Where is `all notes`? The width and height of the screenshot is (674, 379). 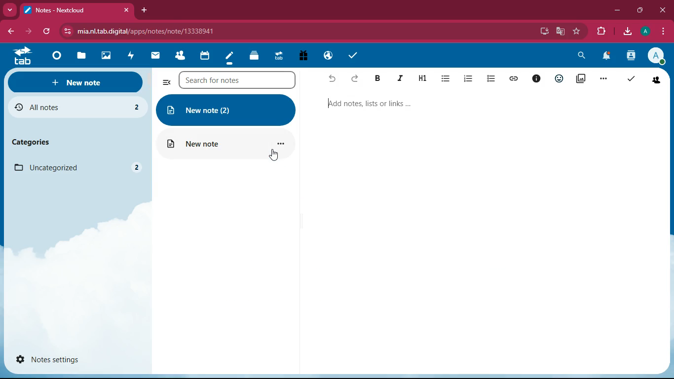 all notes is located at coordinates (74, 108).